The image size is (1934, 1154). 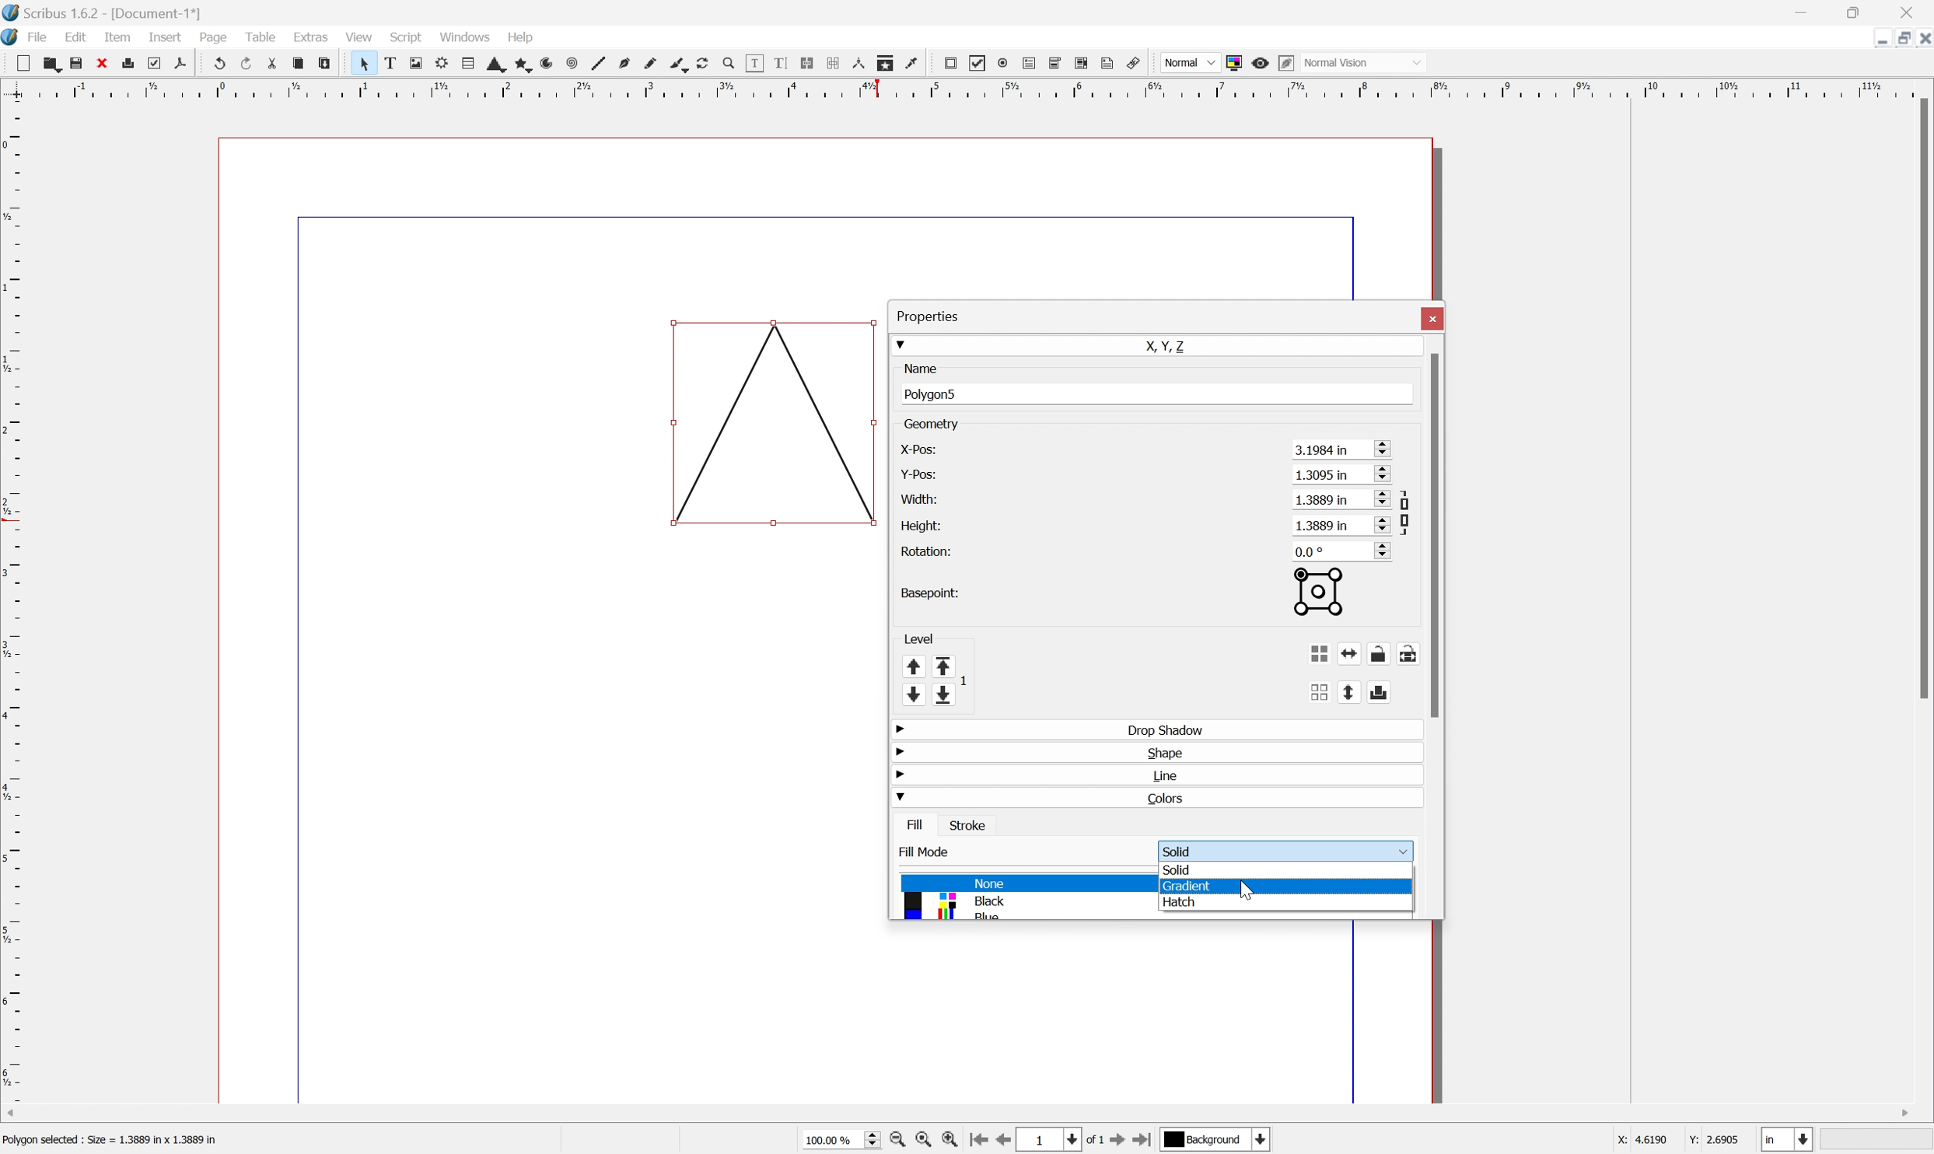 I want to click on New, so click(x=22, y=64).